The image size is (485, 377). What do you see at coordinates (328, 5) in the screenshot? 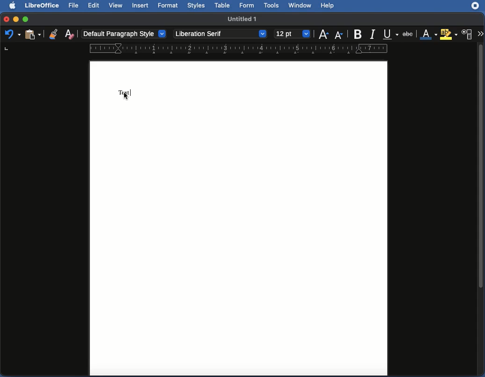
I see `Help` at bounding box center [328, 5].